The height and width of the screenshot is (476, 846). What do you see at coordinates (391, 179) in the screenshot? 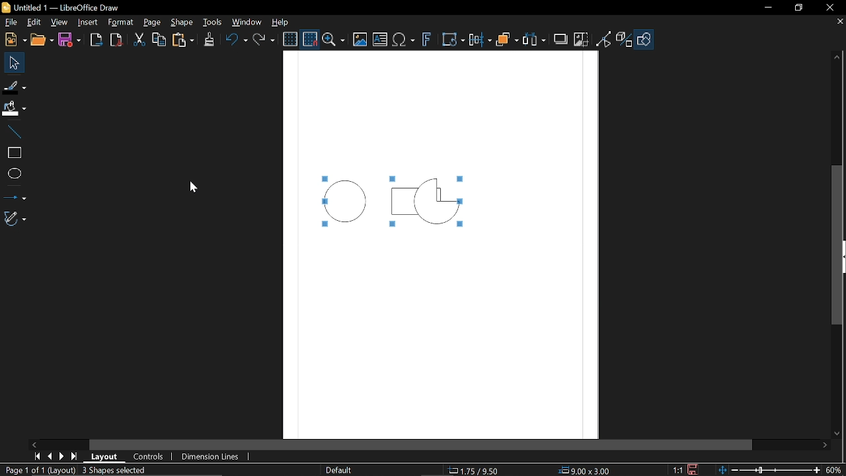
I see `Tiny square marked around the selected objects` at bounding box center [391, 179].